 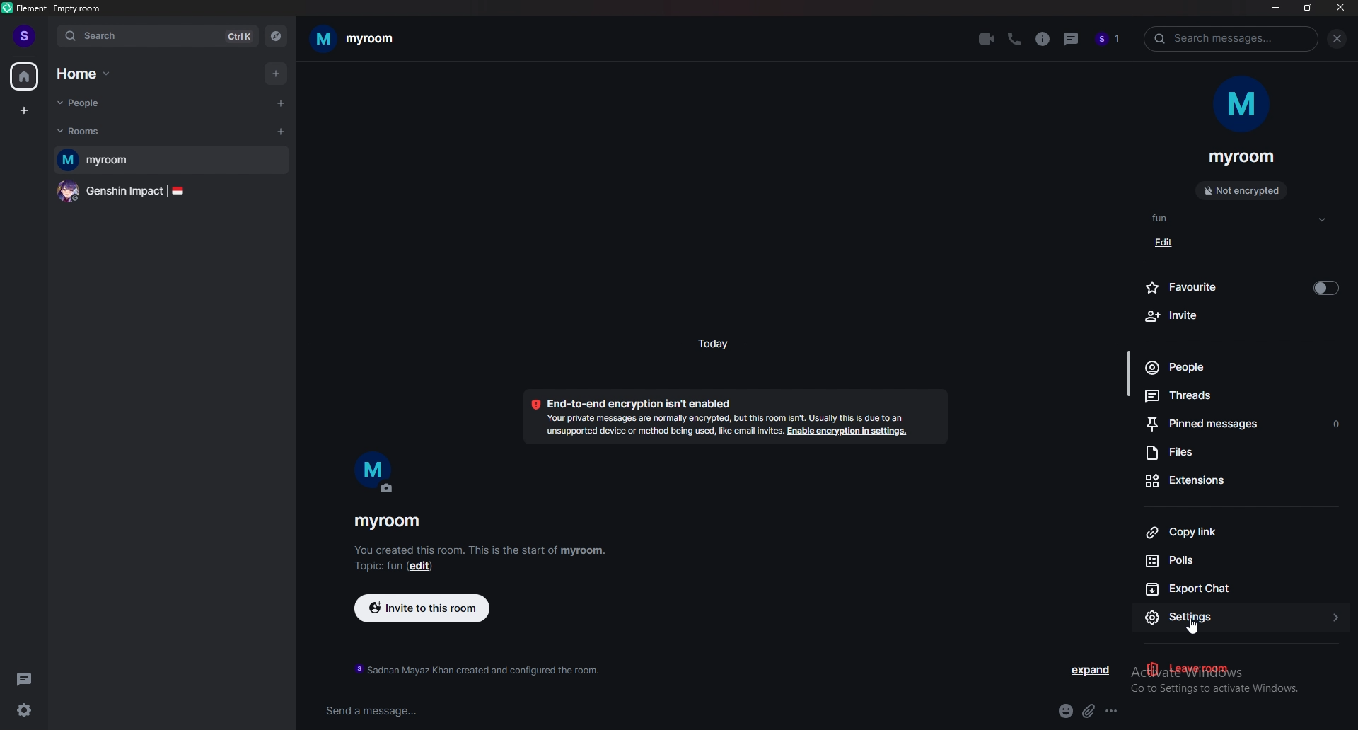 What do you see at coordinates (377, 567) in the screenshot?
I see `topic: fun` at bounding box center [377, 567].